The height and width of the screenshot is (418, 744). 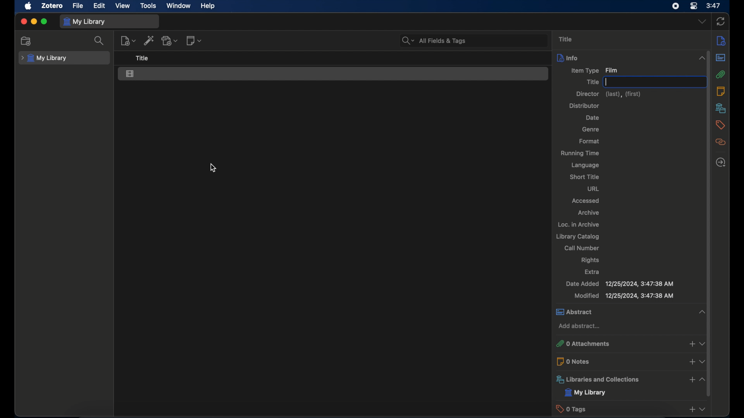 I want to click on abstract, so click(x=721, y=58).